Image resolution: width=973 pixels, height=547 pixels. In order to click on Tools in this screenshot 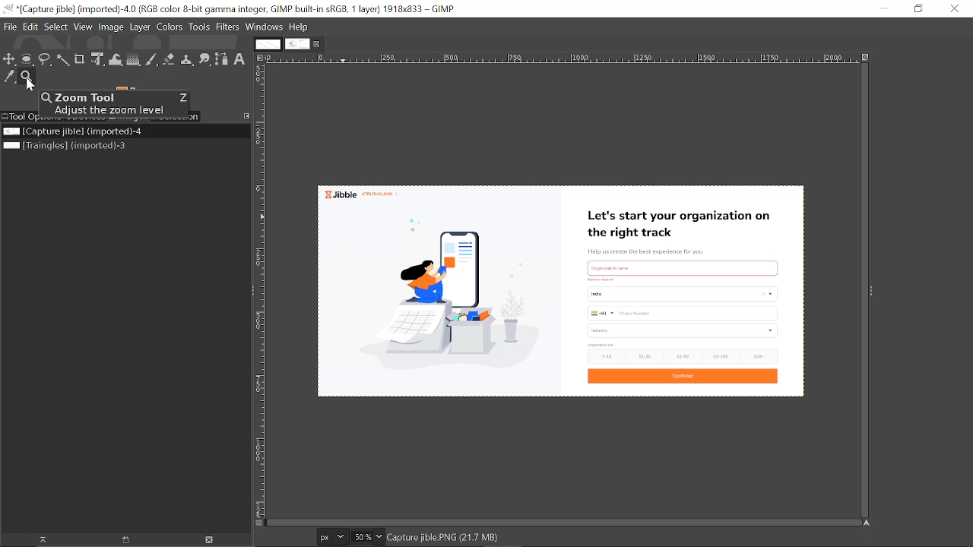, I will do `click(201, 27)`.